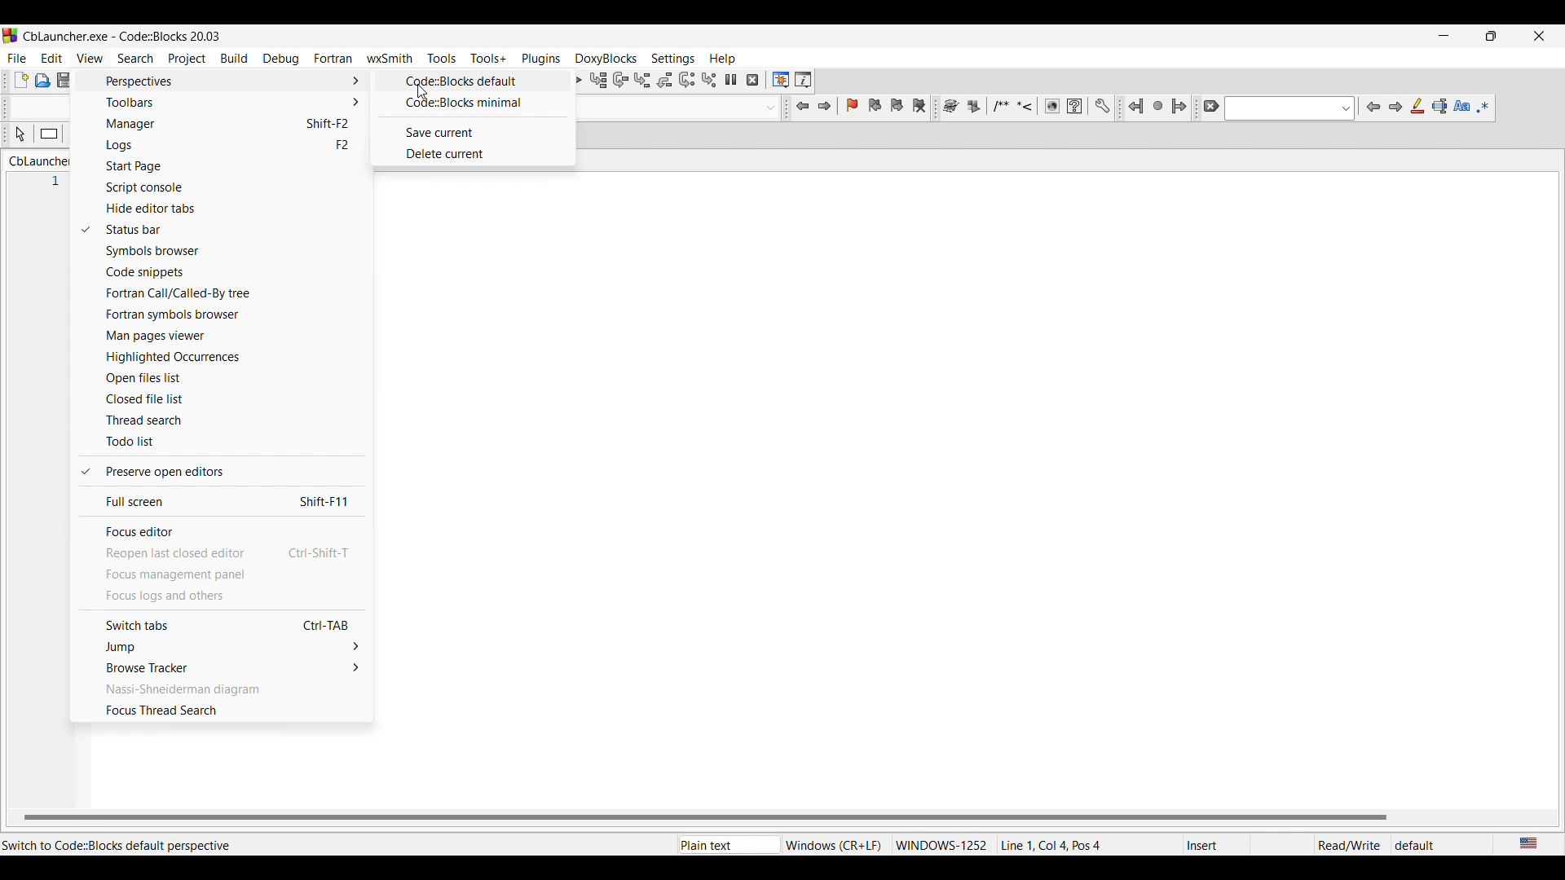 The image size is (1565, 880). I want to click on Preserve open editors, so click(231, 472).